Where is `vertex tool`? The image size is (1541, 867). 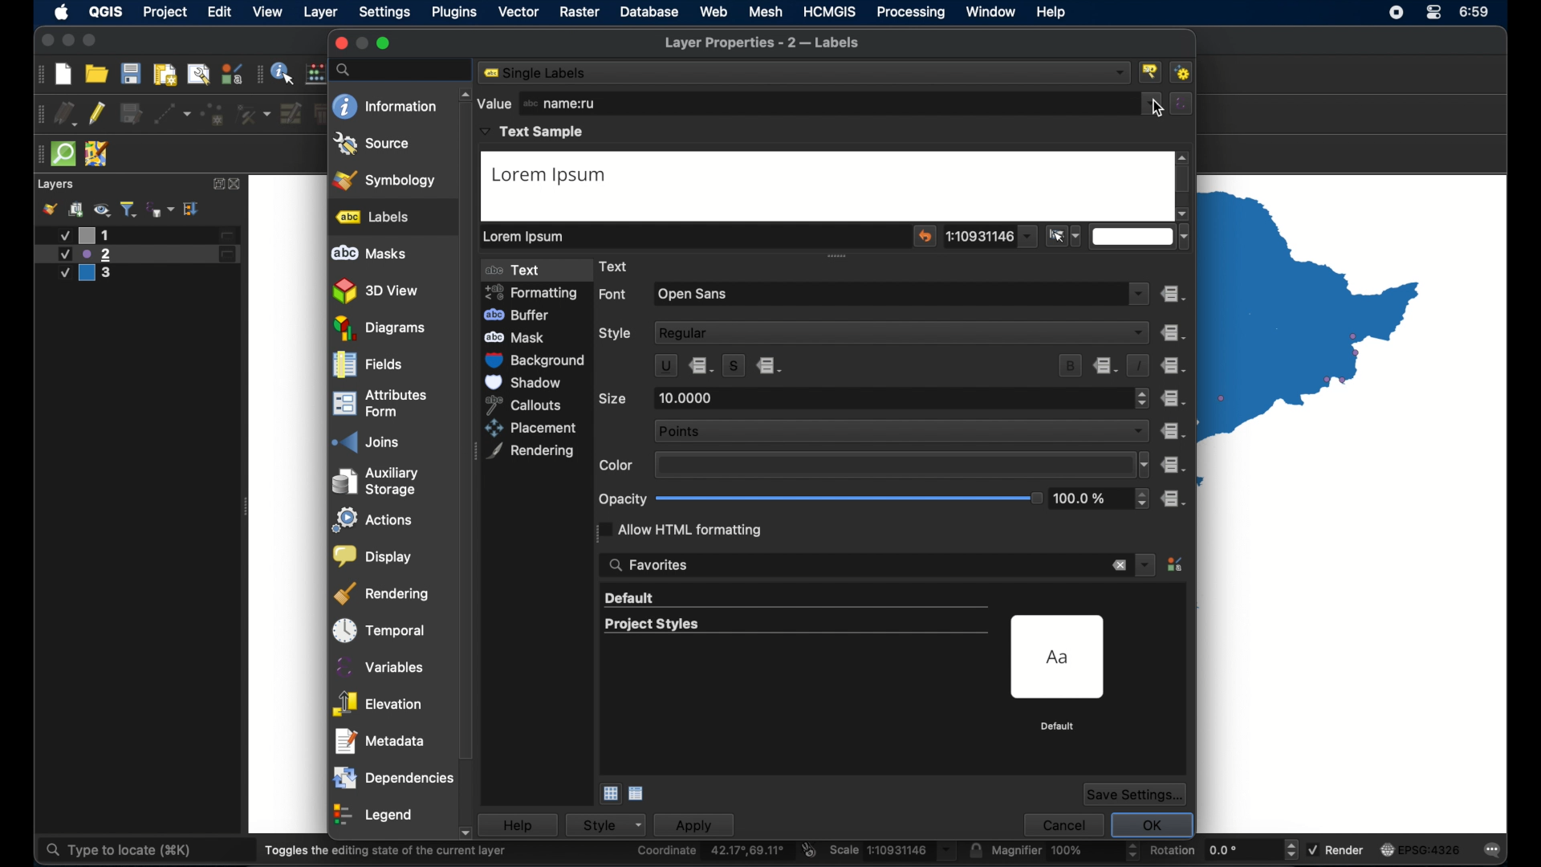 vertex tool is located at coordinates (254, 114).